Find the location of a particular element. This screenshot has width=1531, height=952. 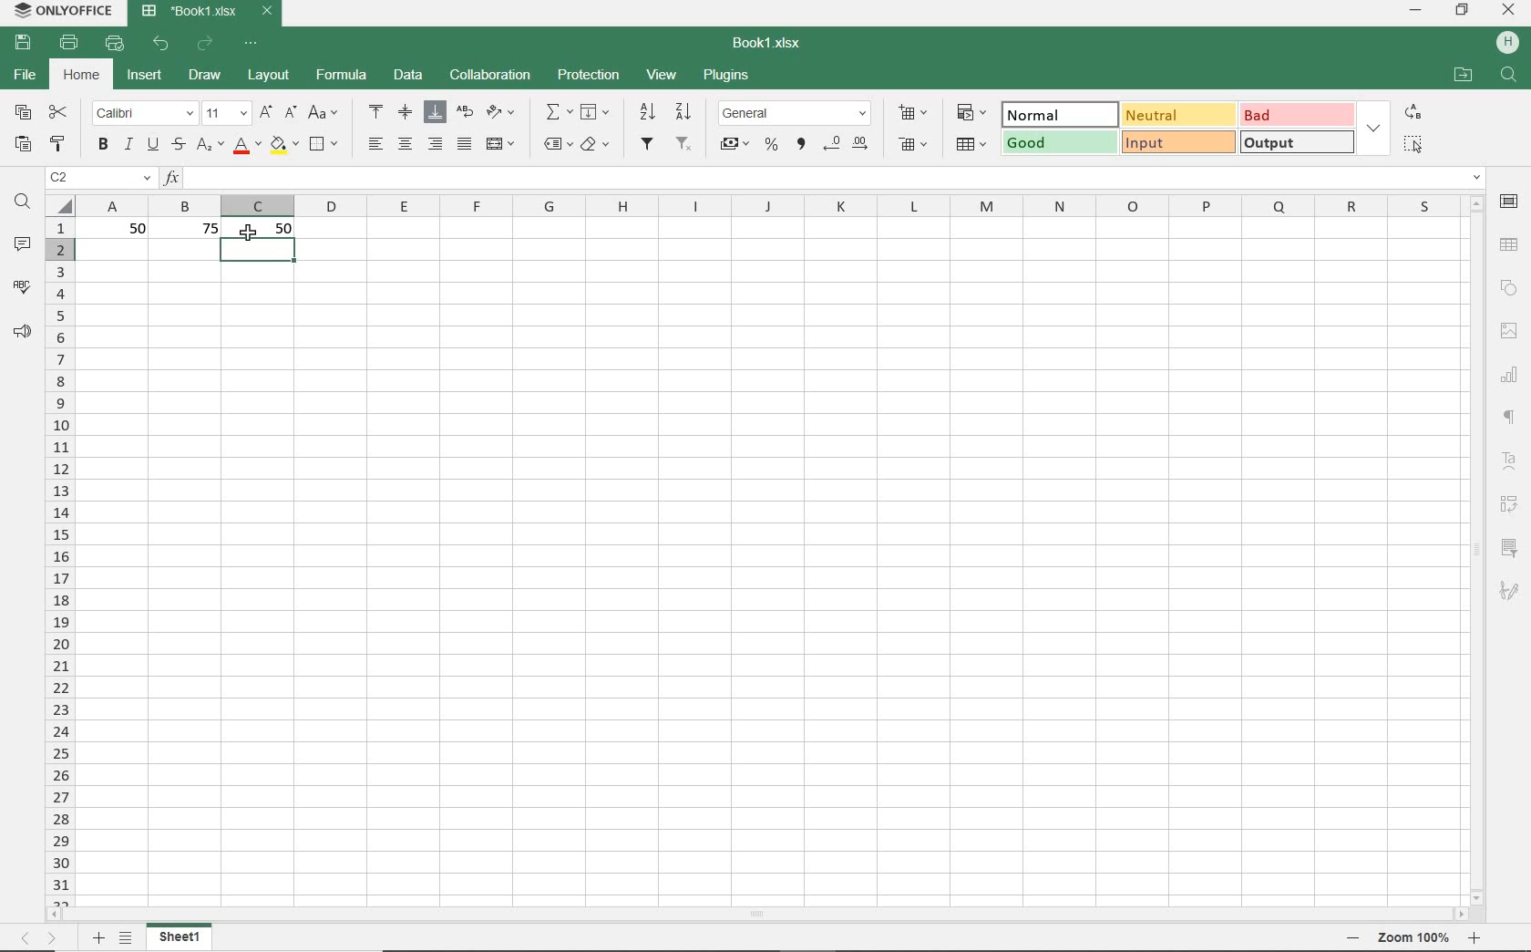

orientation is located at coordinates (505, 115).